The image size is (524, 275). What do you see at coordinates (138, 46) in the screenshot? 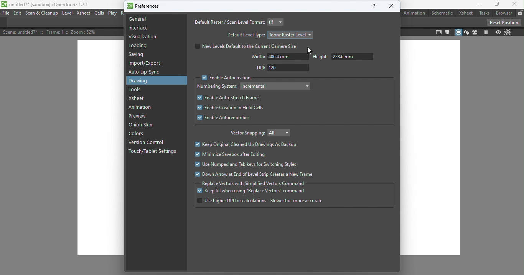
I see `Loading` at bounding box center [138, 46].